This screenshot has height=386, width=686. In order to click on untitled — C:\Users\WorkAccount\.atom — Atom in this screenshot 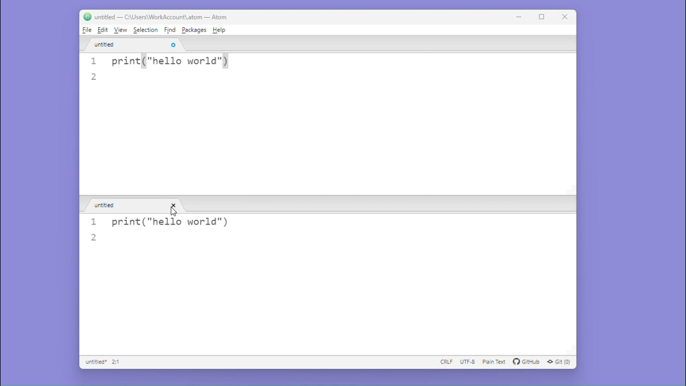, I will do `click(159, 16)`.